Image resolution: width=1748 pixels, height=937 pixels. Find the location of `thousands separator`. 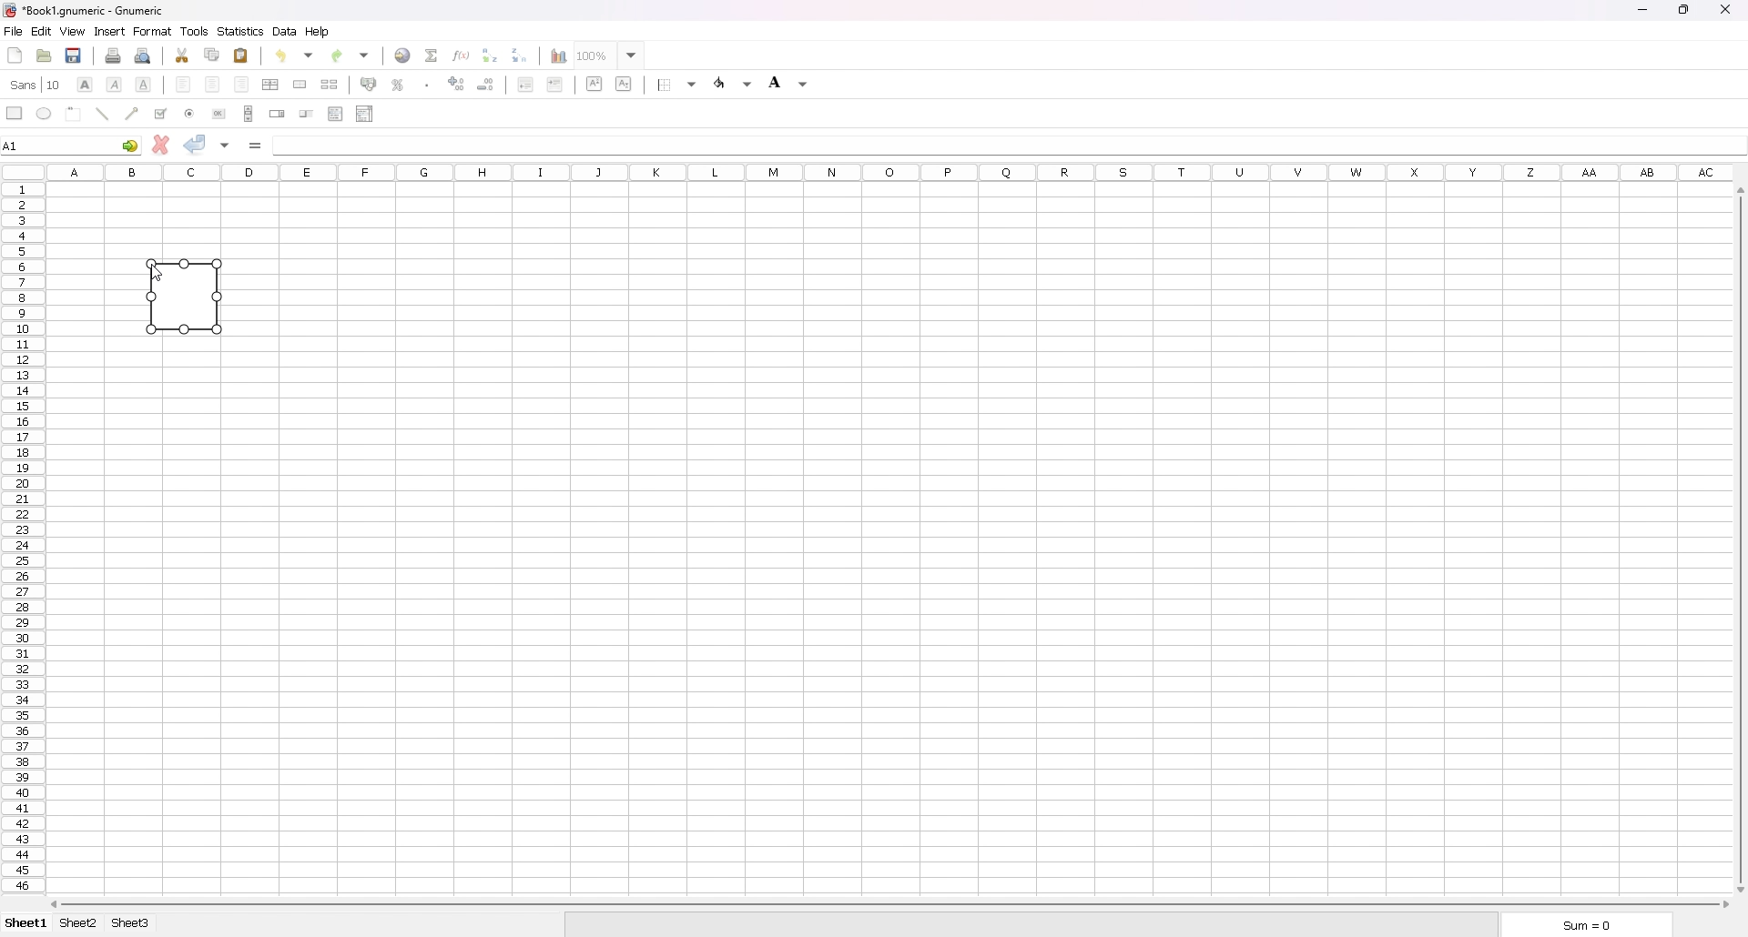

thousands separator is located at coordinates (428, 83).